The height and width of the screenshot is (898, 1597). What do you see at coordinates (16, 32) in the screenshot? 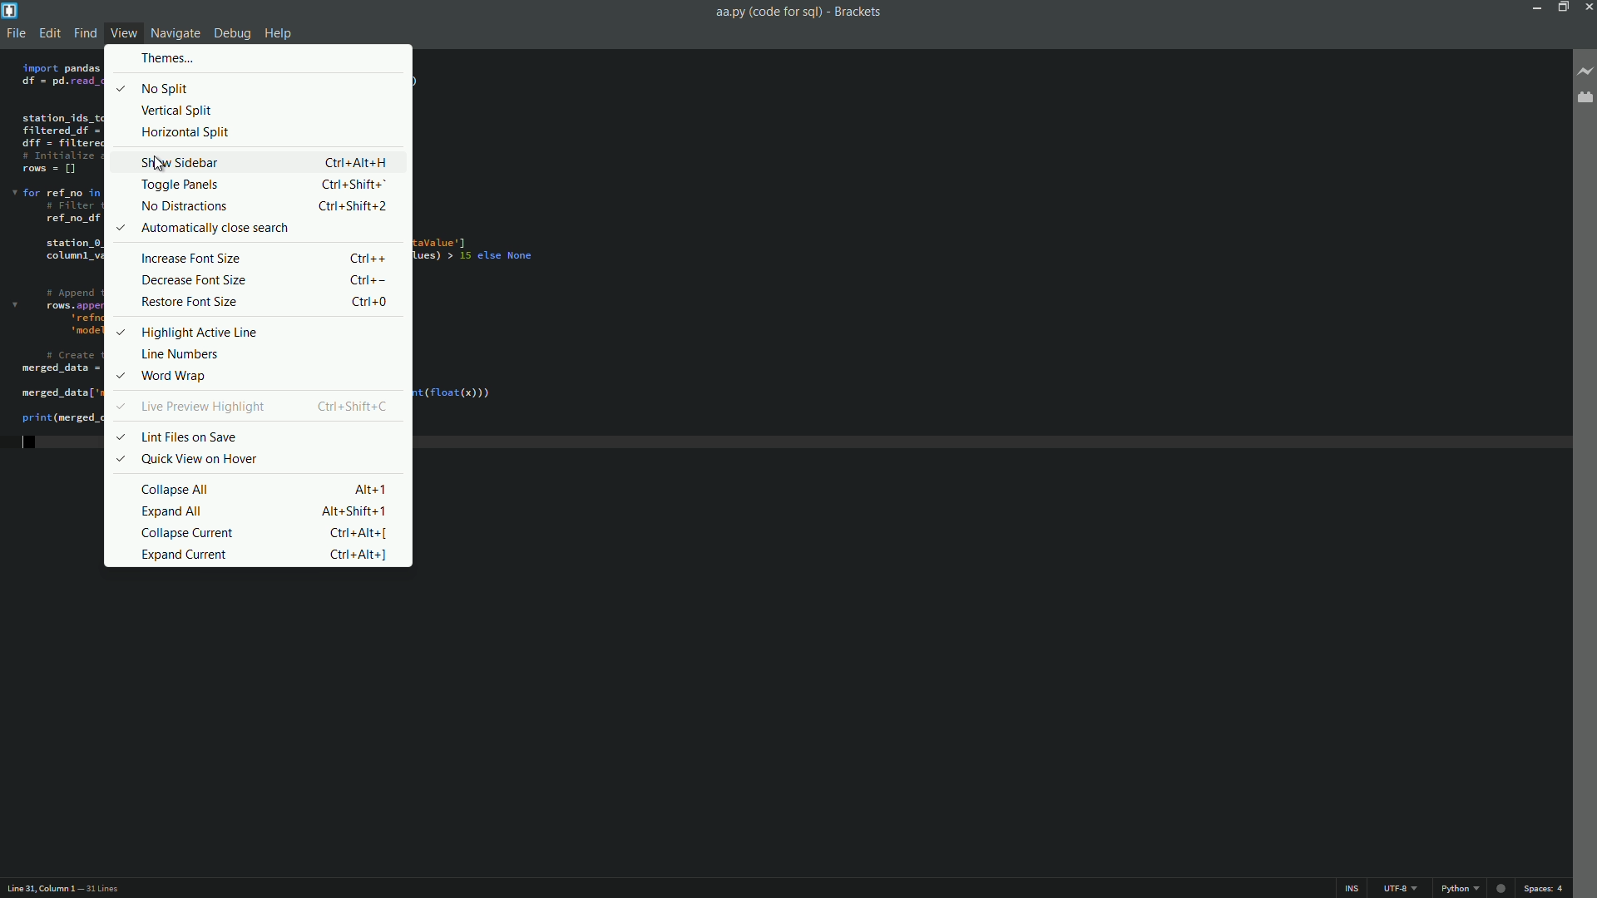
I see `file menu` at bounding box center [16, 32].